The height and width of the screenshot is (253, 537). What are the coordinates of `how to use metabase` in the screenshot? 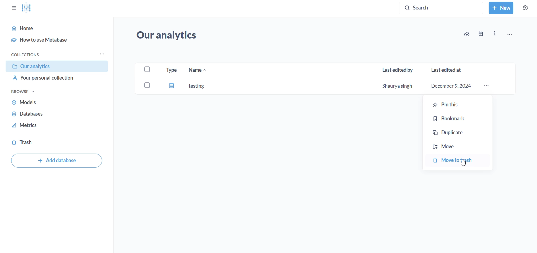 It's located at (54, 39).